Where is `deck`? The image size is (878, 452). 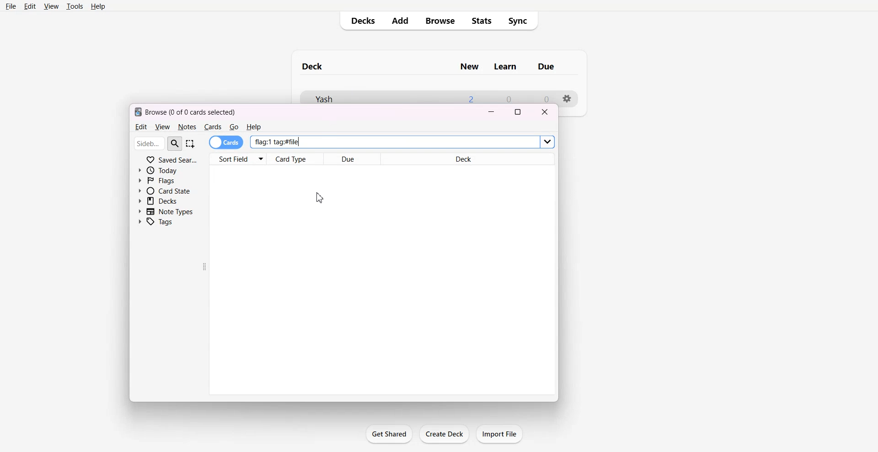 deck is located at coordinates (320, 65).